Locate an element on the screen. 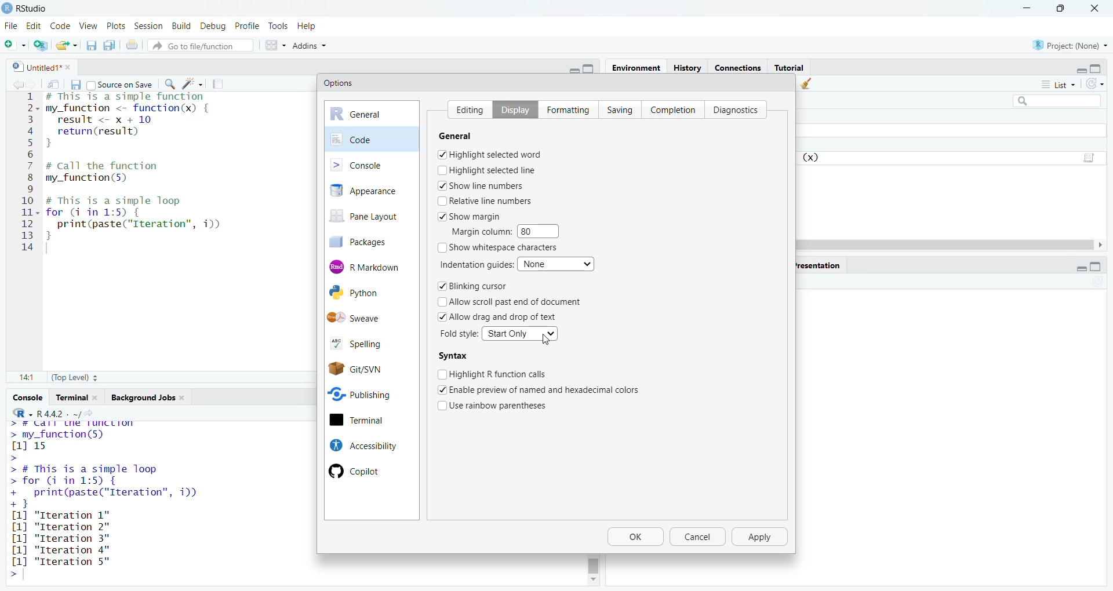 The image size is (1113, 591). maximize is located at coordinates (592, 68).